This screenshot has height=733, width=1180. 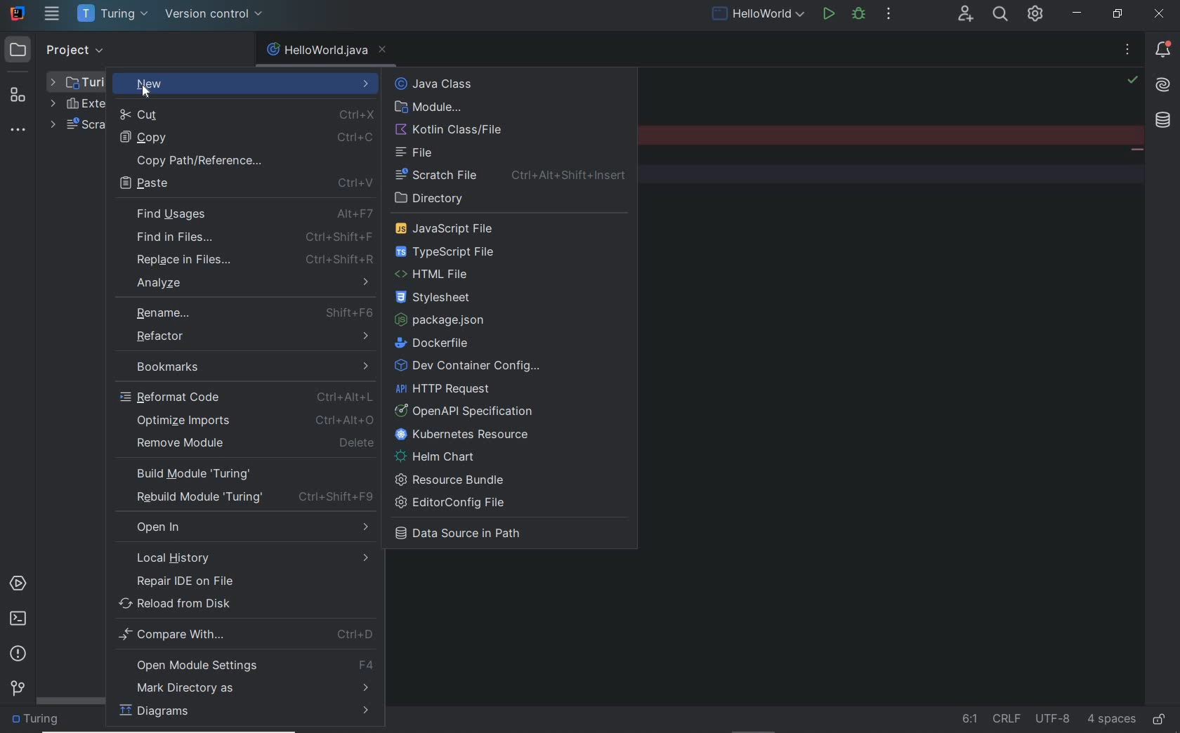 What do you see at coordinates (245, 636) in the screenshot?
I see `compare with` at bounding box center [245, 636].